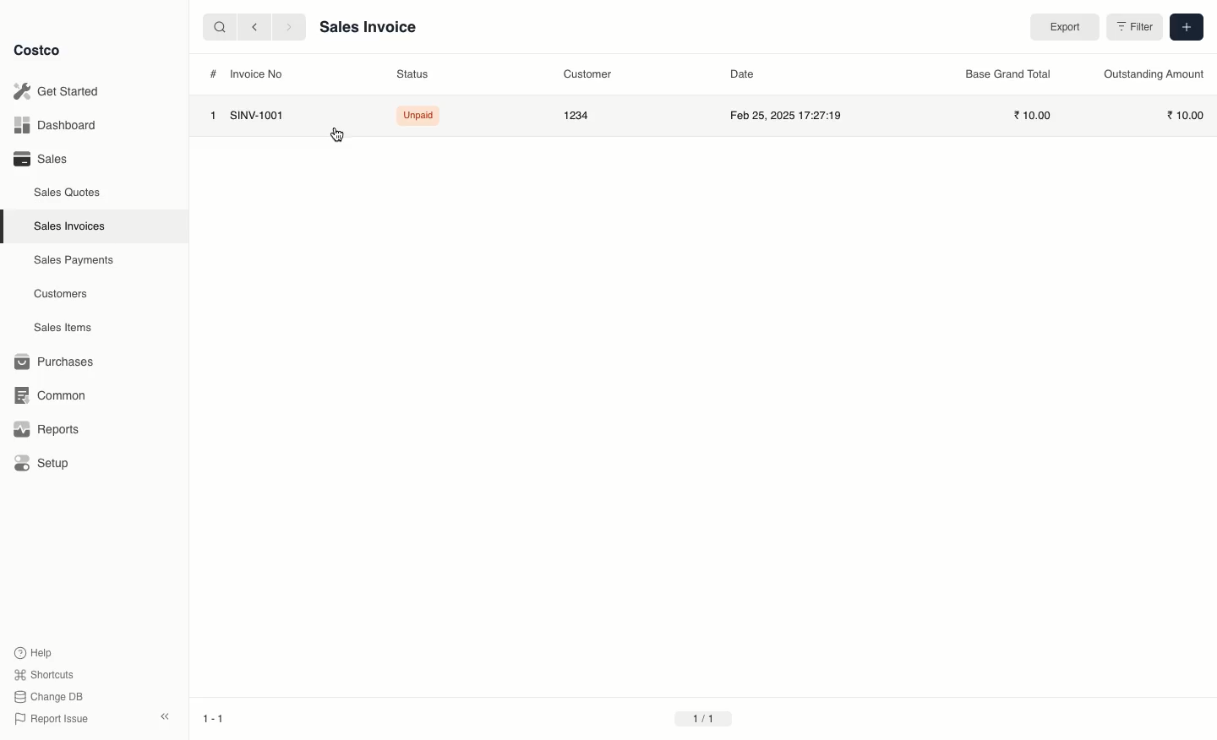 The image size is (1217, 740). Describe the element at coordinates (36, 652) in the screenshot. I see `Help` at that location.